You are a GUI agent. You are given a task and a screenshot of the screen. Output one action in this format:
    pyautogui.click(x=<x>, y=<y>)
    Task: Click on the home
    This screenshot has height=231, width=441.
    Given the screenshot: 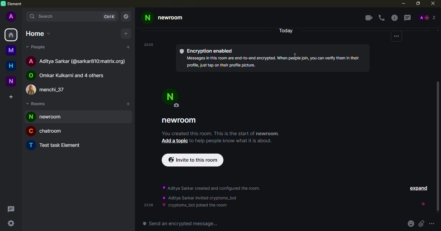 What is the action you would take?
    pyautogui.click(x=39, y=34)
    